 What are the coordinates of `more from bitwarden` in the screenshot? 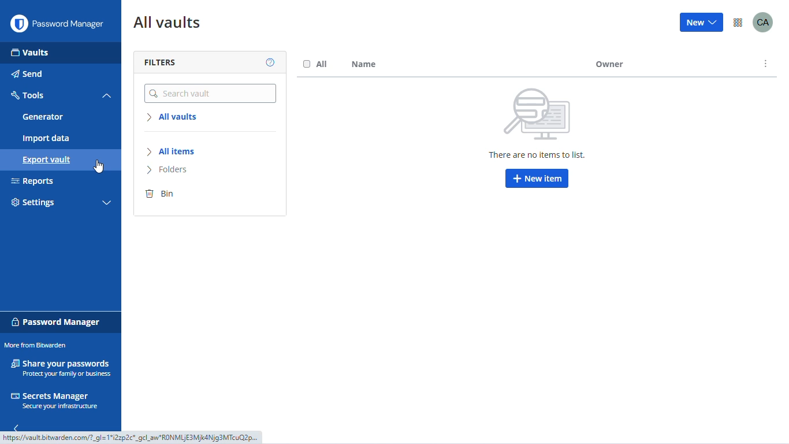 It's located at (36, 345).